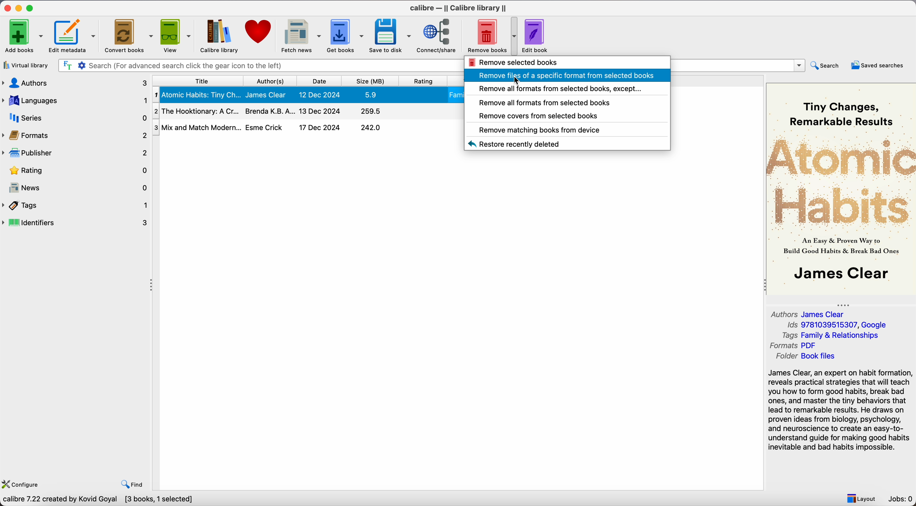 This screenshot has width=916, height=506. What do you see at coordinates (485, 35) in the screenshot?
I see `remove books` at bounding box center [485, 35].